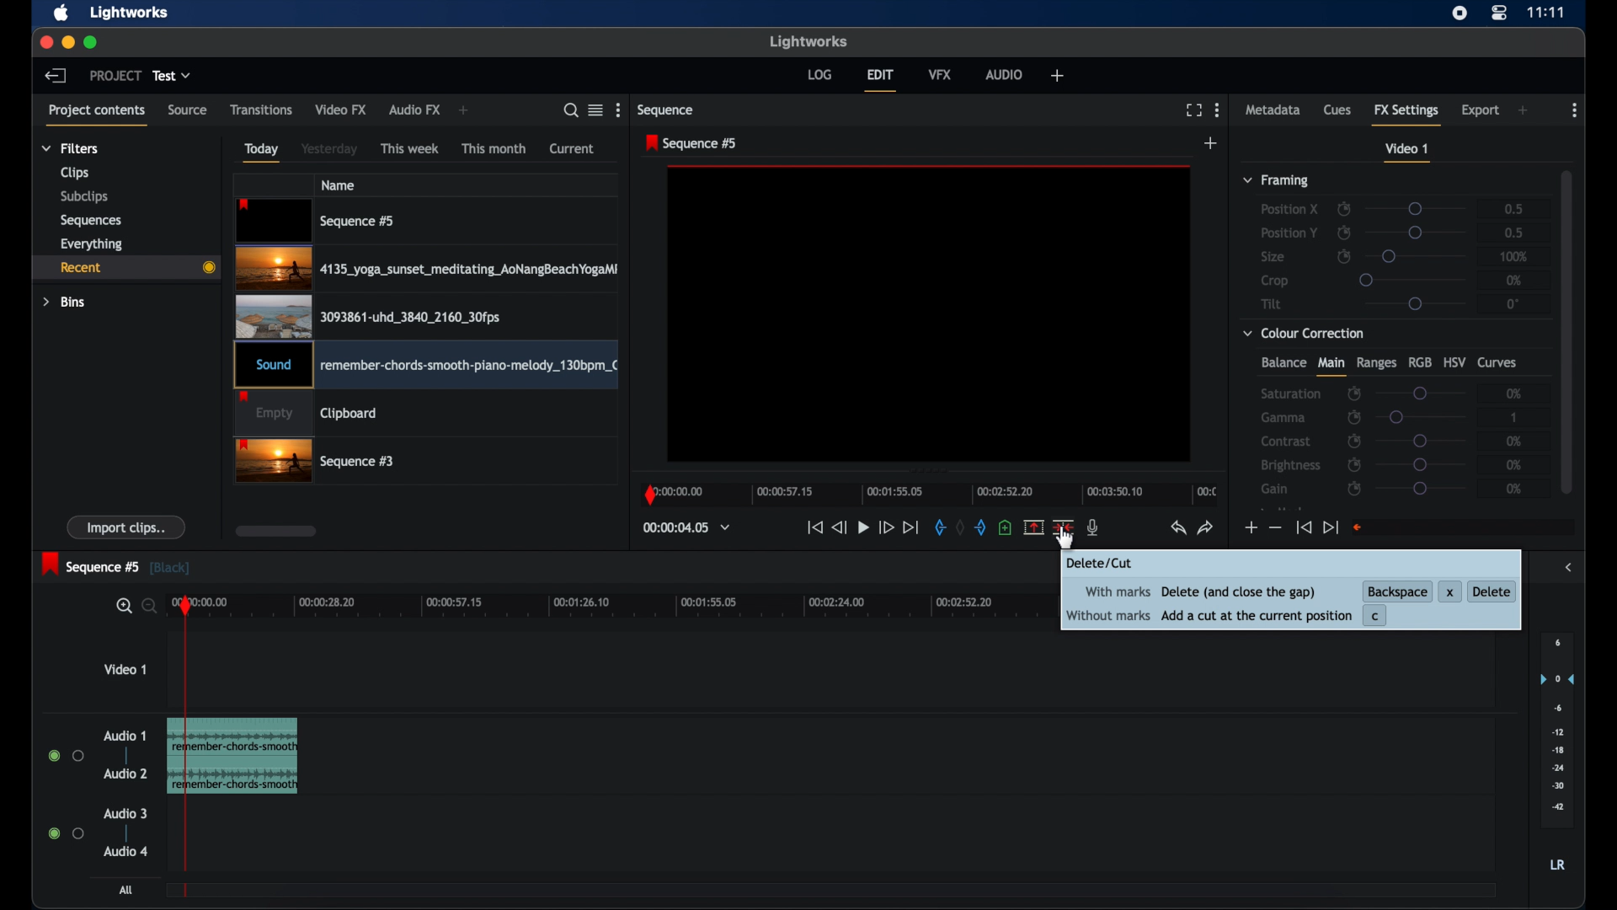  Describe the element at coordinates (881, 81) in the screenshot. I see `edit` at that location.